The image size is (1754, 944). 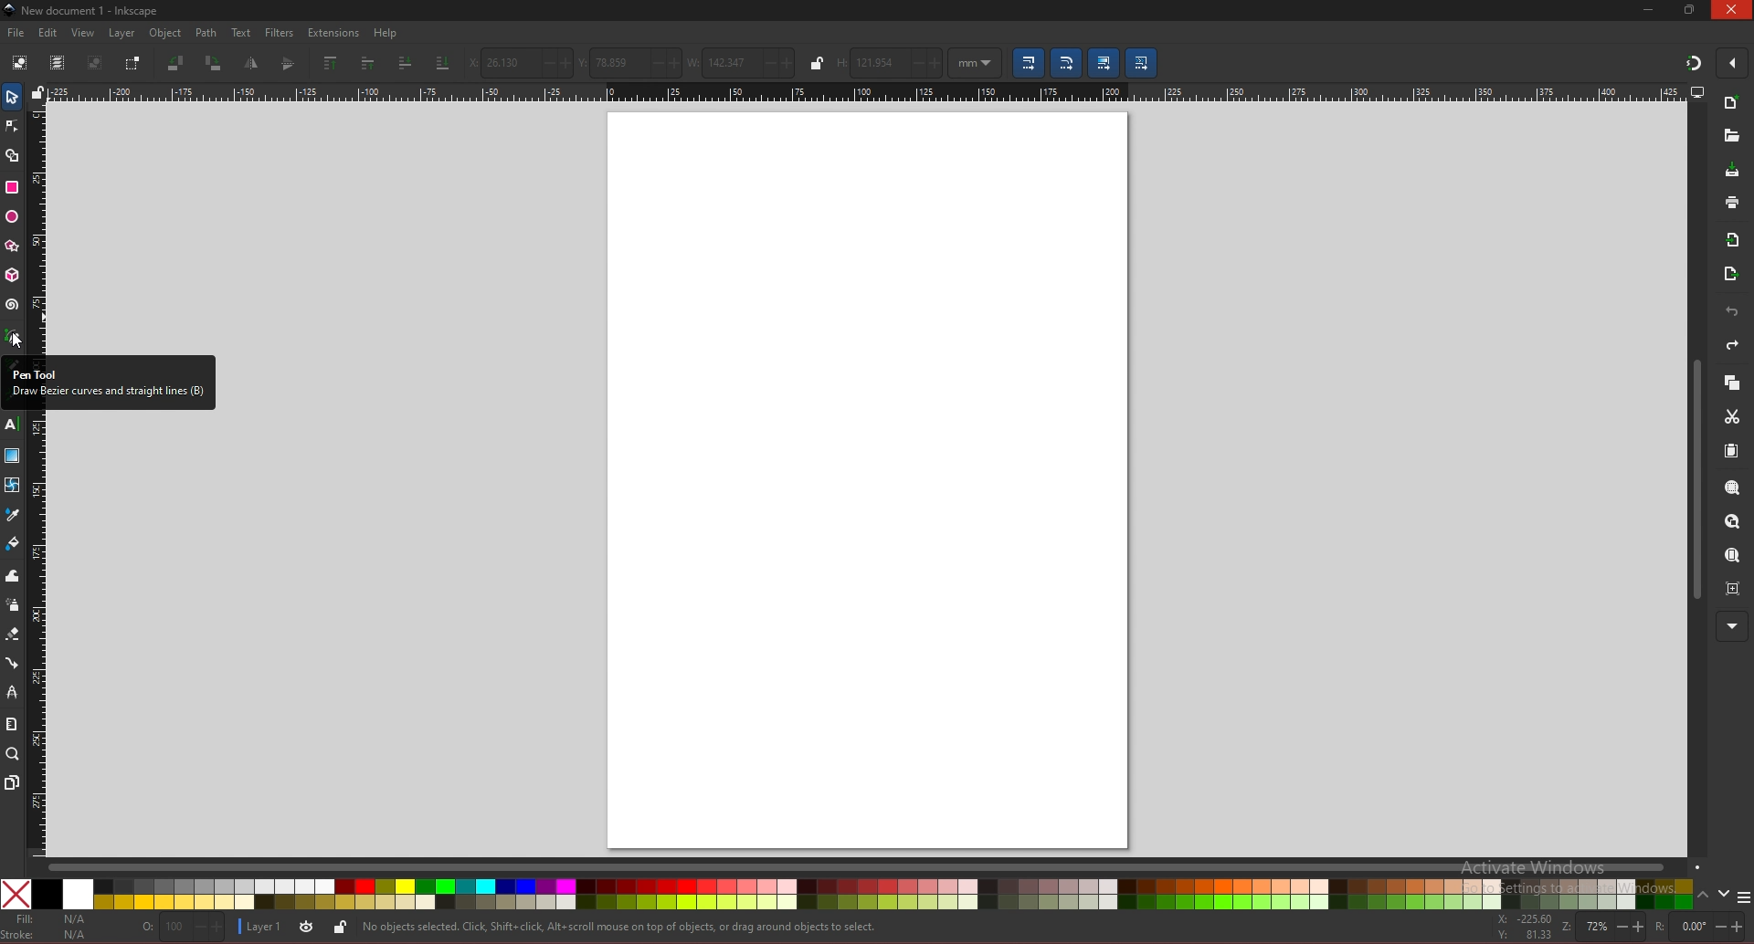 What do you see at coordinates (1734, 9) in the screenshot?
I see `close` at bounding box center [1734, 9].